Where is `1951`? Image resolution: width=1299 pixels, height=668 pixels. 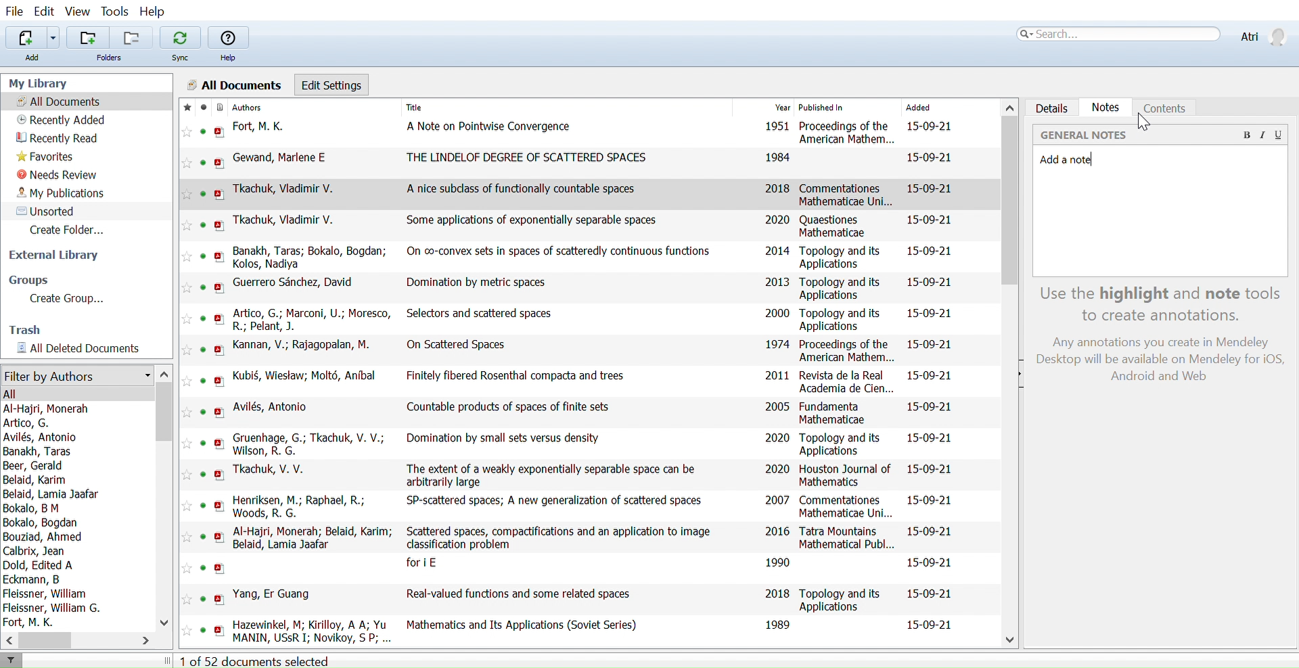 1951 is located at coordinates (778, 127).